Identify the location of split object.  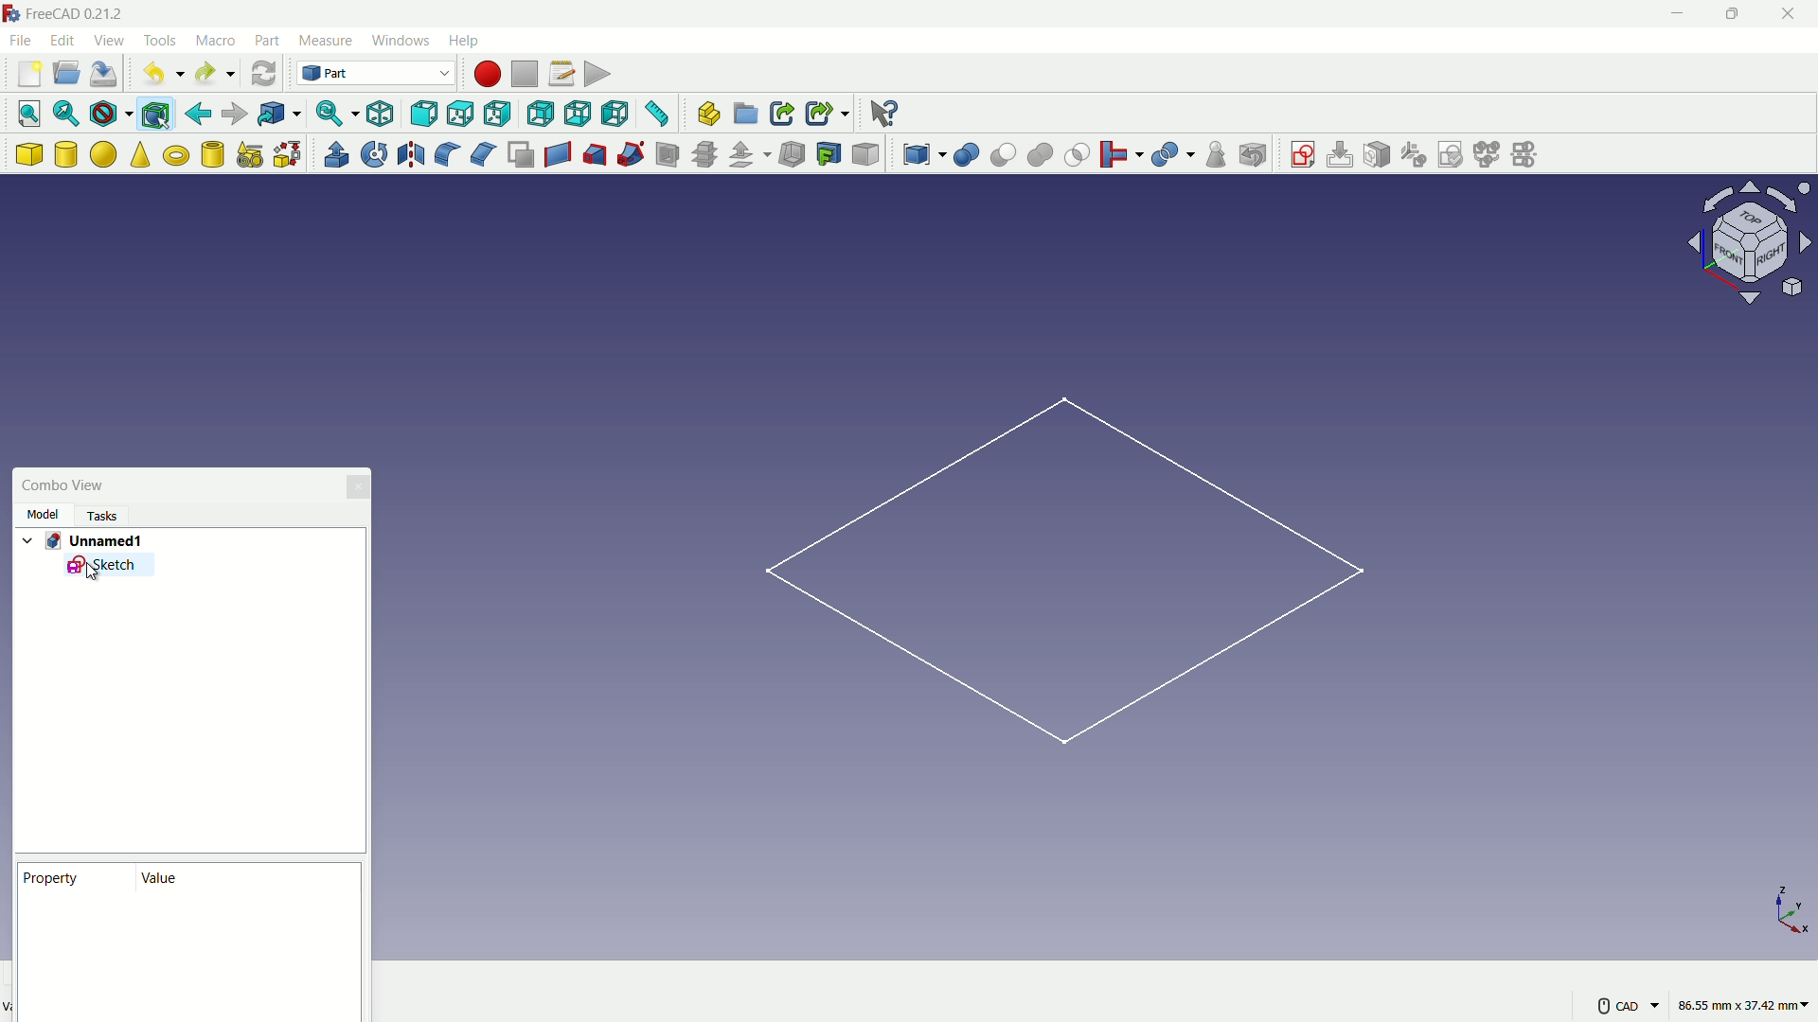
(1174, 152).